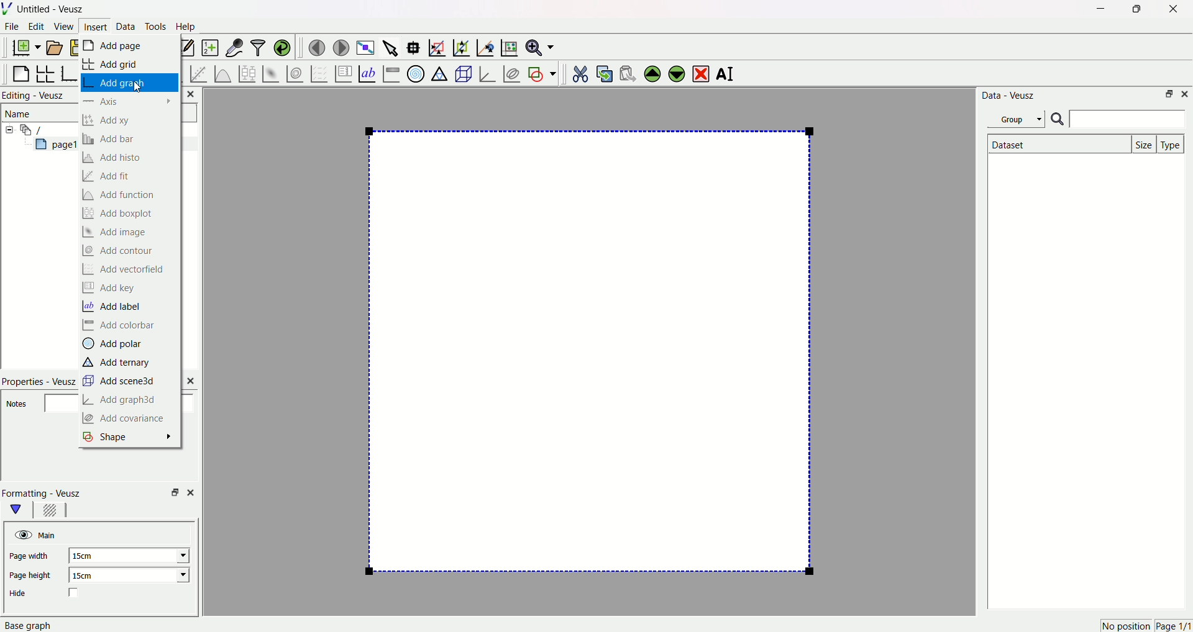 This screenshot has height=632, width=1193. Describe the element at coordinates (439, 72) in the screenshot. I see `ternary graphs` at that location.